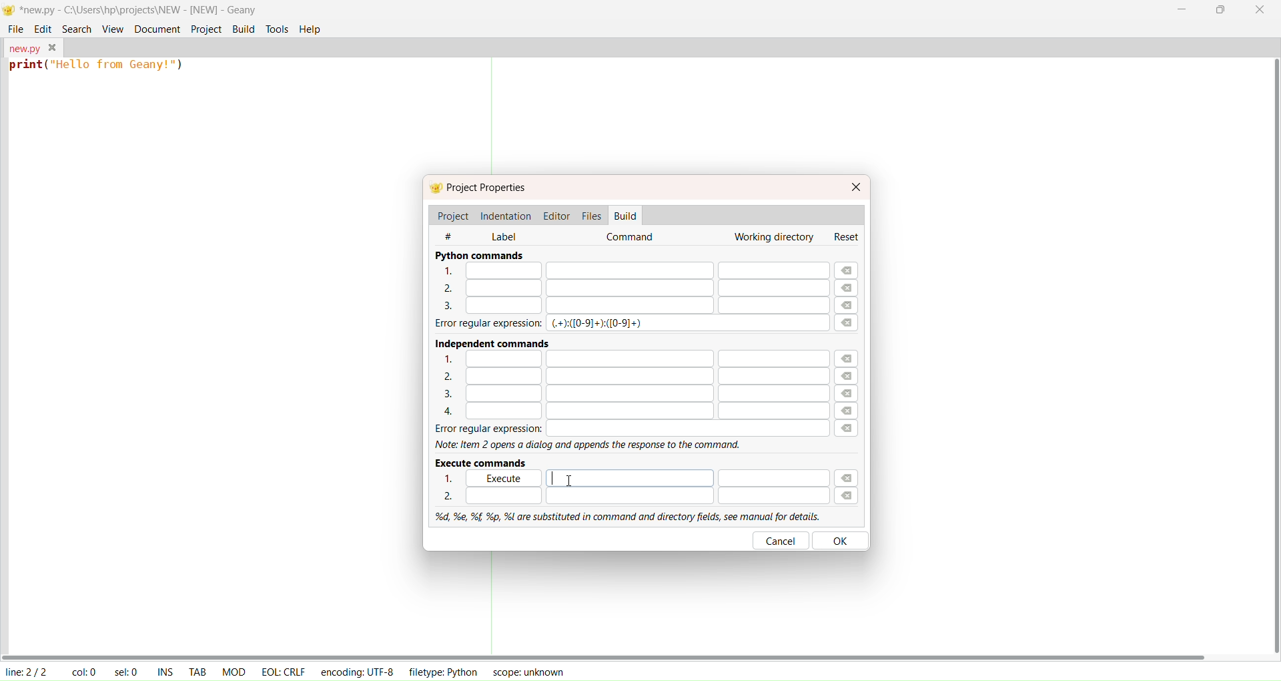 The image size is (1281, 681). Describe the element at coordinates (625, 395) in the screenshot. I see `3.` at that location.